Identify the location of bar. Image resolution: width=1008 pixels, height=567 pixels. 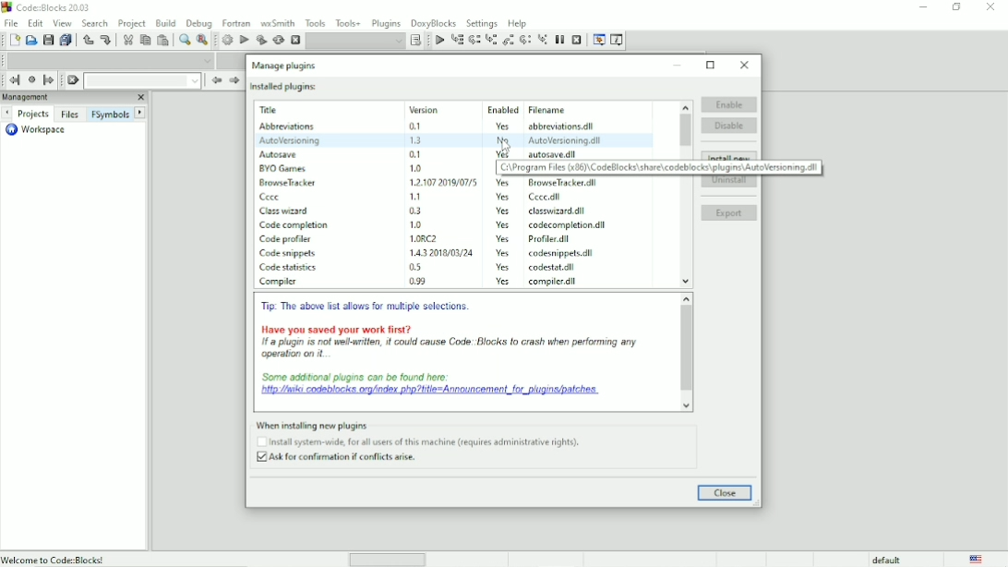
(388, 561).